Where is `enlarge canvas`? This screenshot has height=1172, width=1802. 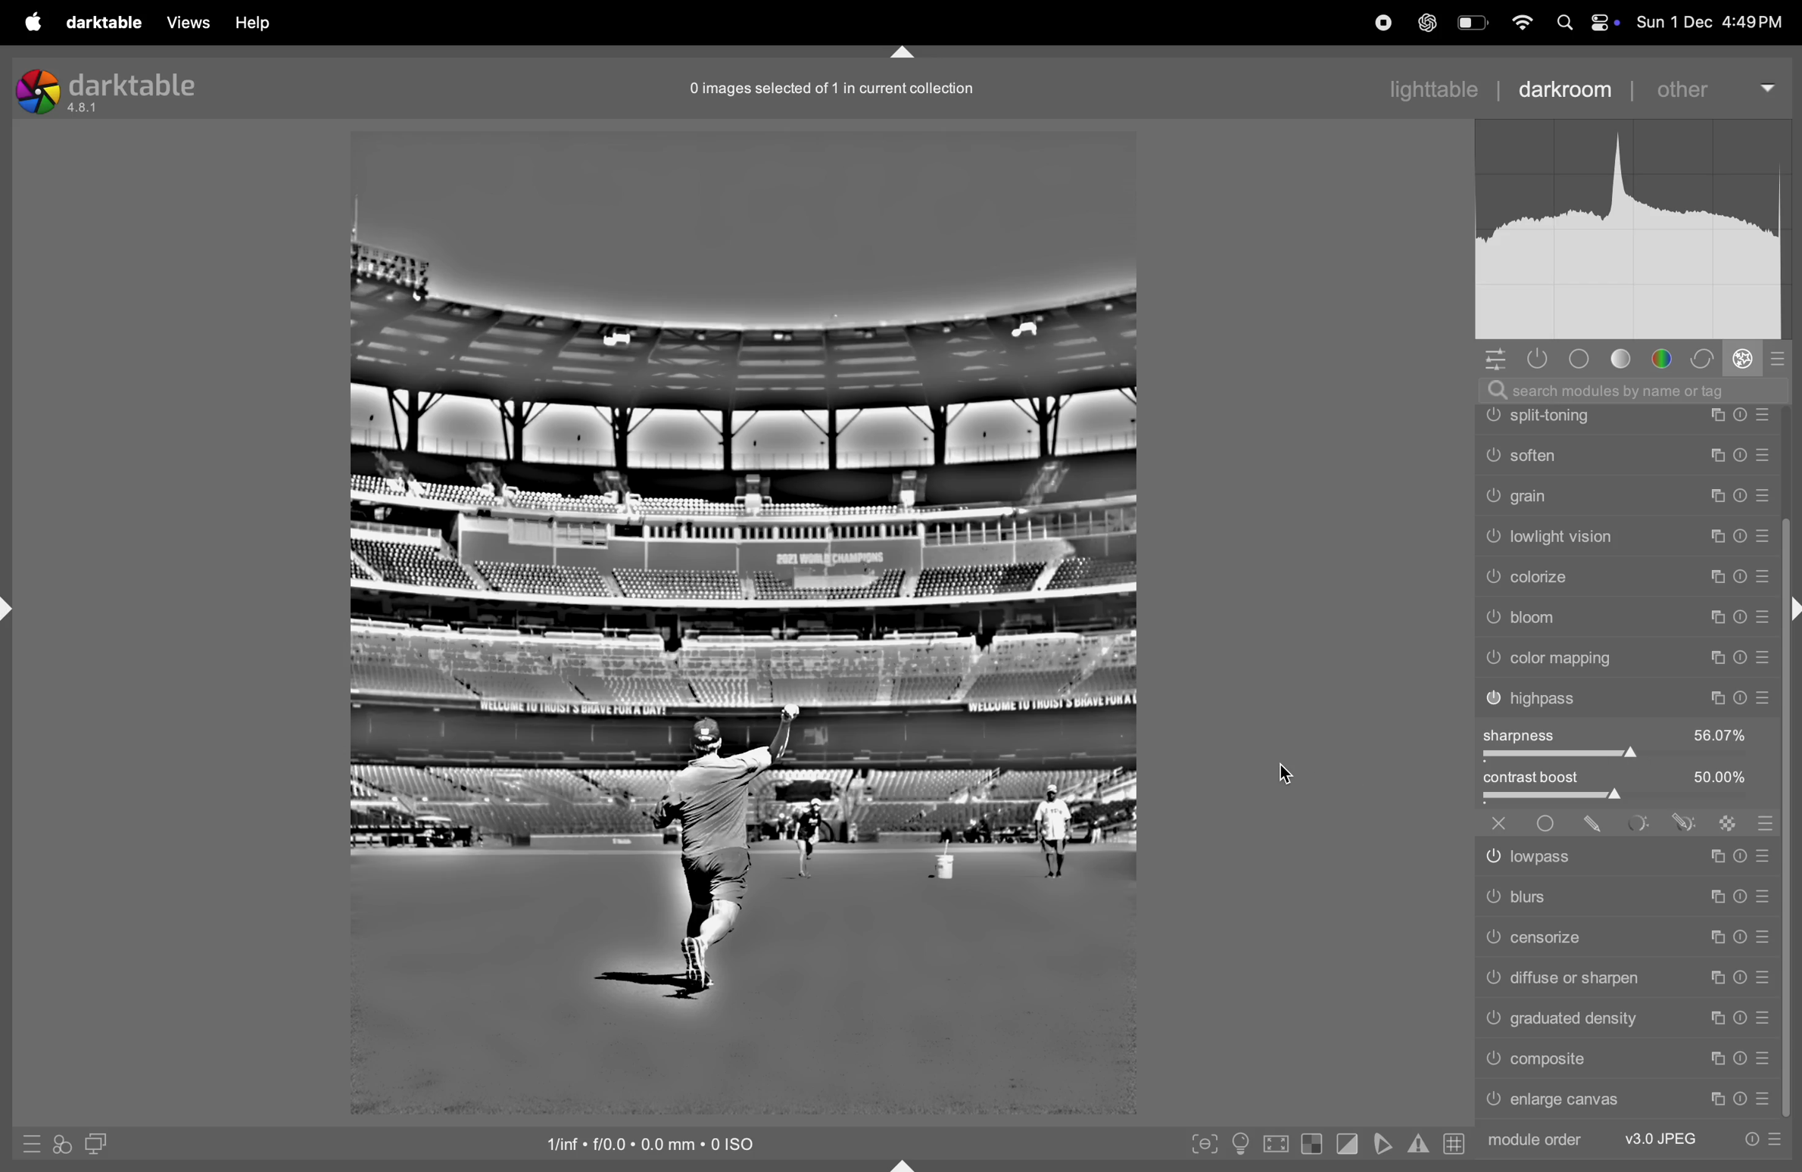 enlarge canvas is located at coordinates (1628, 1102).